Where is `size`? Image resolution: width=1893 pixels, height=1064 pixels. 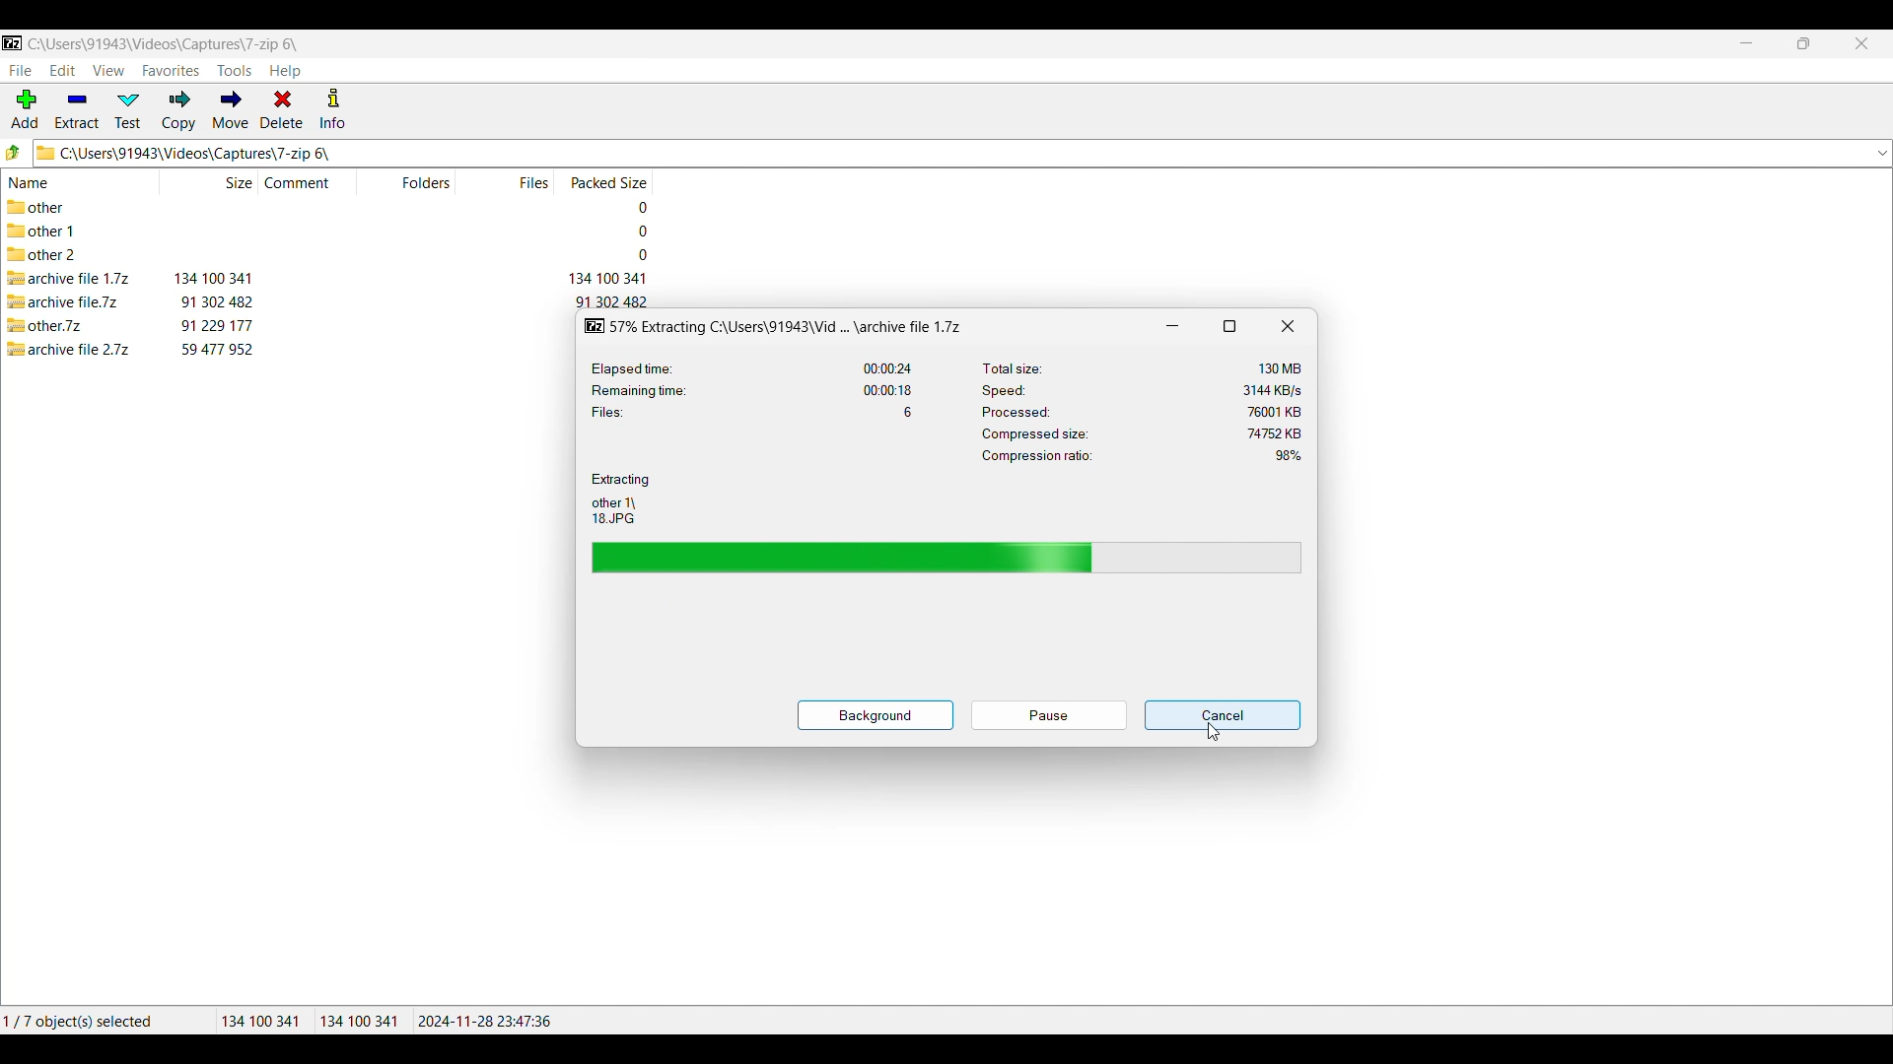 size is located at coordinates (216, 300).